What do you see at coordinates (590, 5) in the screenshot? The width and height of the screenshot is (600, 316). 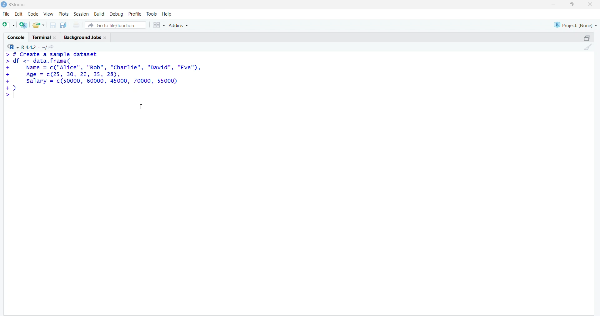 I see `close` at bounding box center [590, 5].